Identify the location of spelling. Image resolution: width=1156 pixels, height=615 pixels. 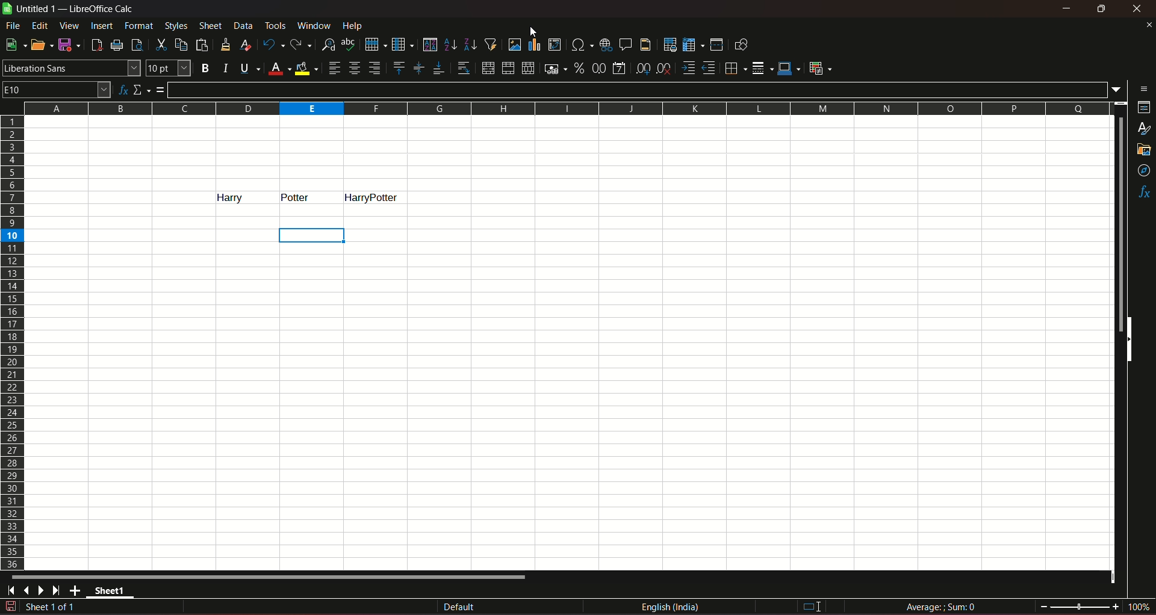
(349, 45).